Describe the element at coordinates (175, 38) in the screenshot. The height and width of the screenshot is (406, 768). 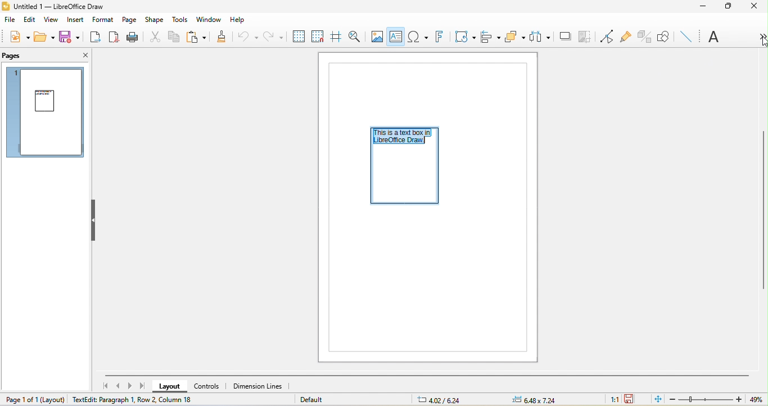
I see `copy` at that location.